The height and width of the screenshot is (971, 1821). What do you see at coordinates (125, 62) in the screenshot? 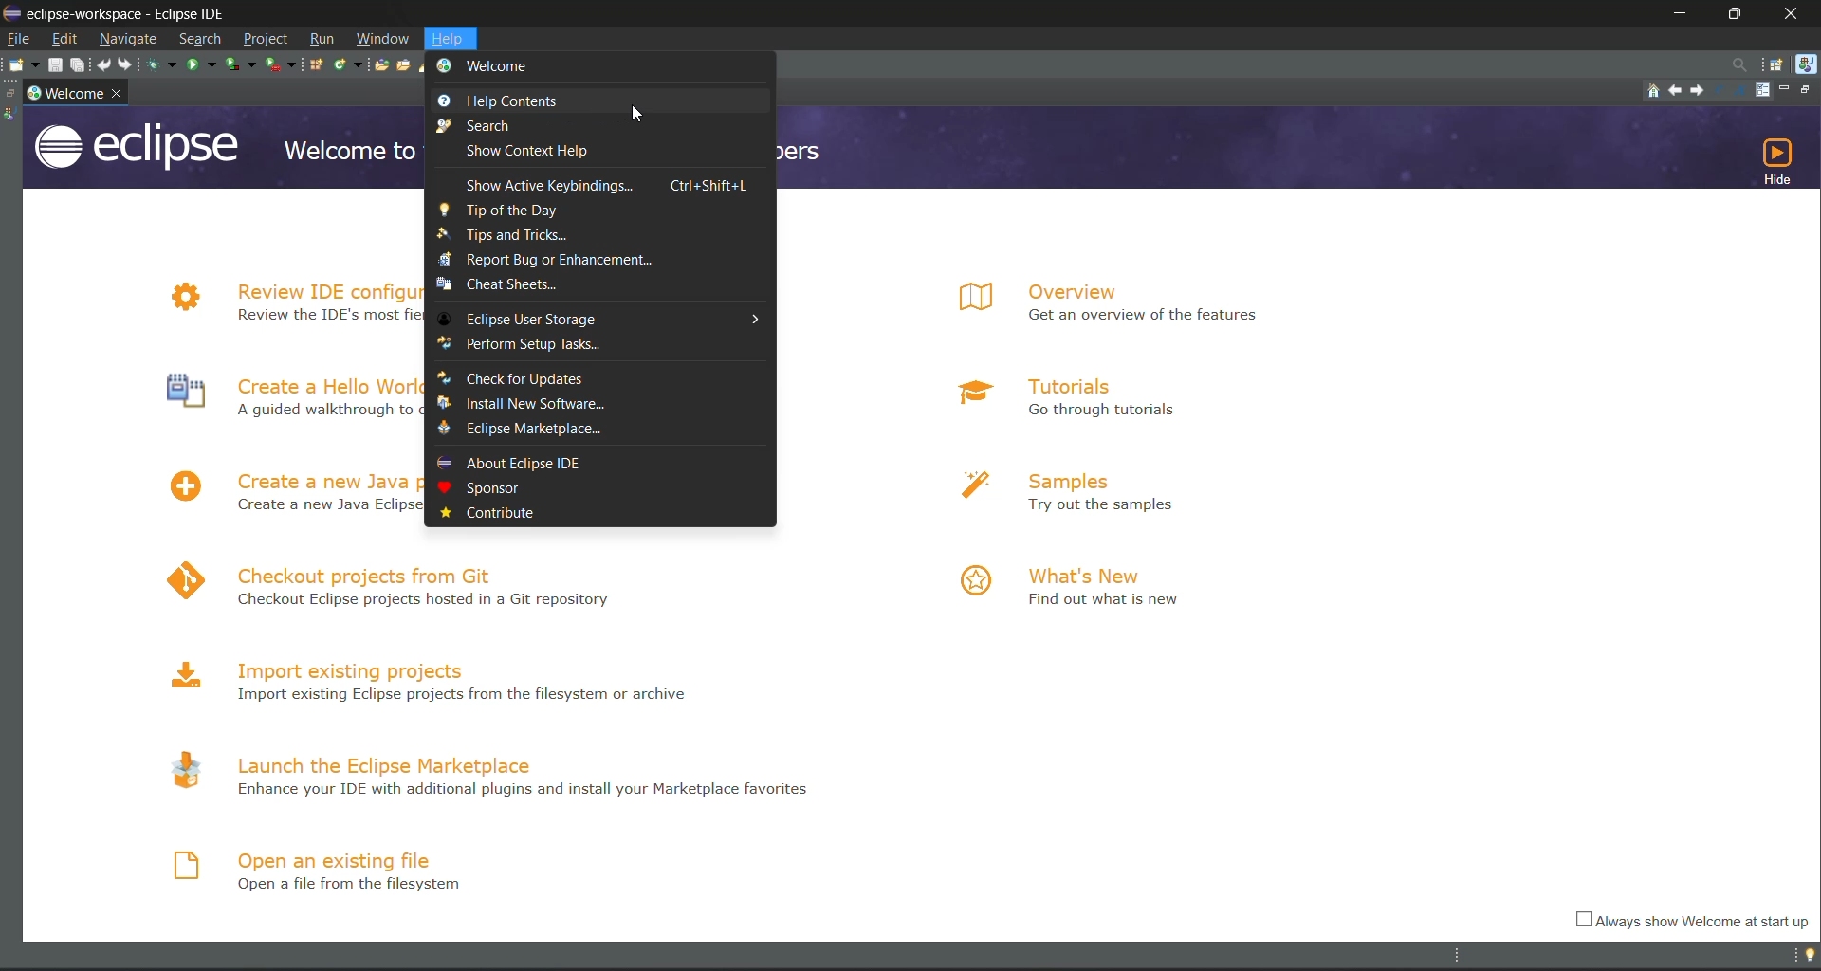
I see `redo` at bounding box center [125, 62].